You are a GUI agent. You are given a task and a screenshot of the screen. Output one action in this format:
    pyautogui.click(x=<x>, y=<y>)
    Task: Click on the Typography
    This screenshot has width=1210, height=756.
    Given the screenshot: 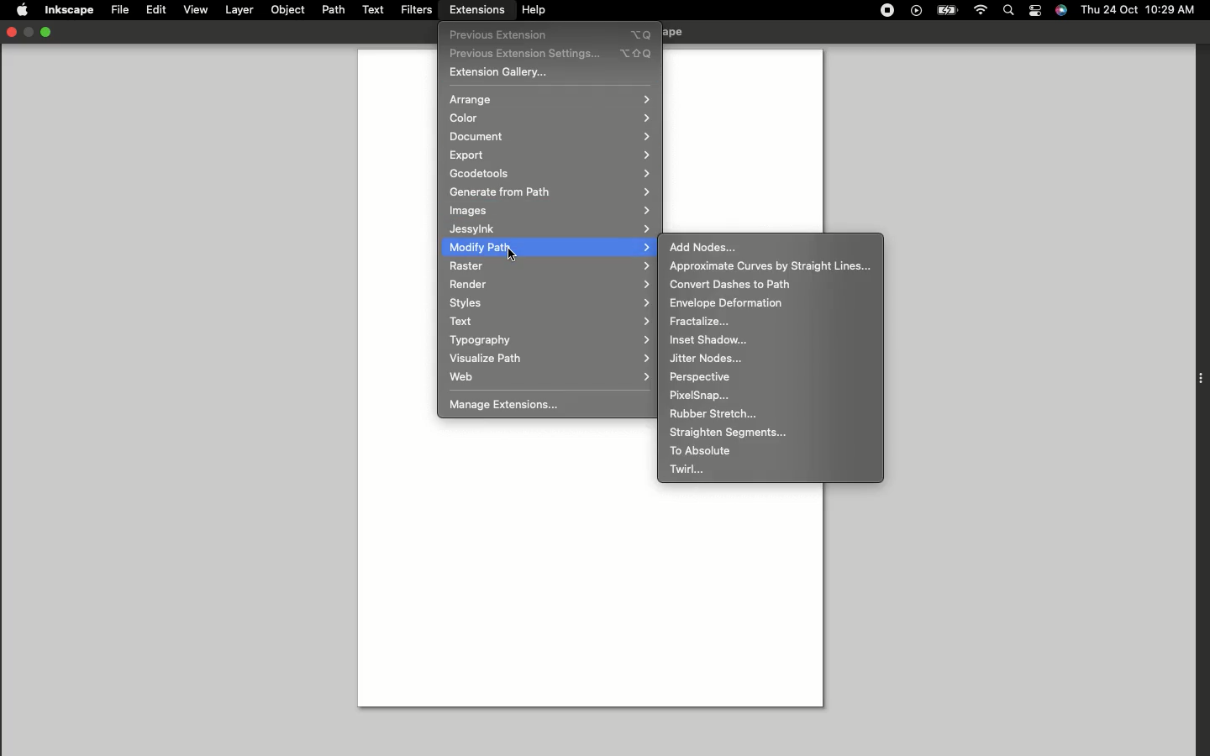 What is the action you would take?
    pyautogui.click(x=553, y=339)
    